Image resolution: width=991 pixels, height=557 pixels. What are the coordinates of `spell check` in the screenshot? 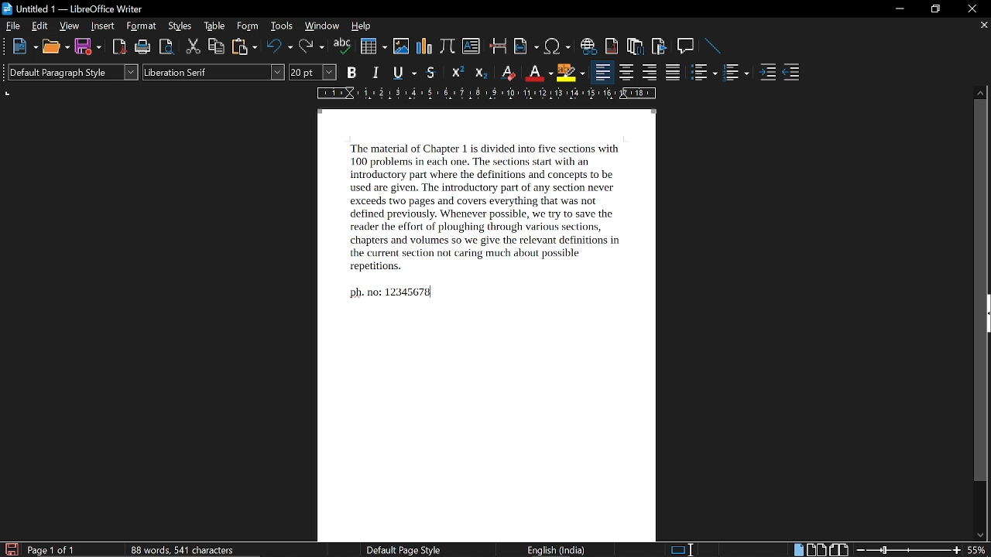 It's located at (343, 47).